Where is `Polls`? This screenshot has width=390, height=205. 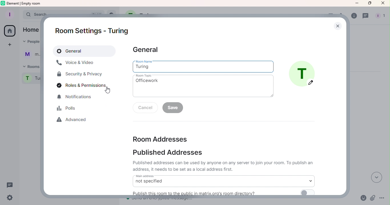
Polls is located at coordinates (68, 109).